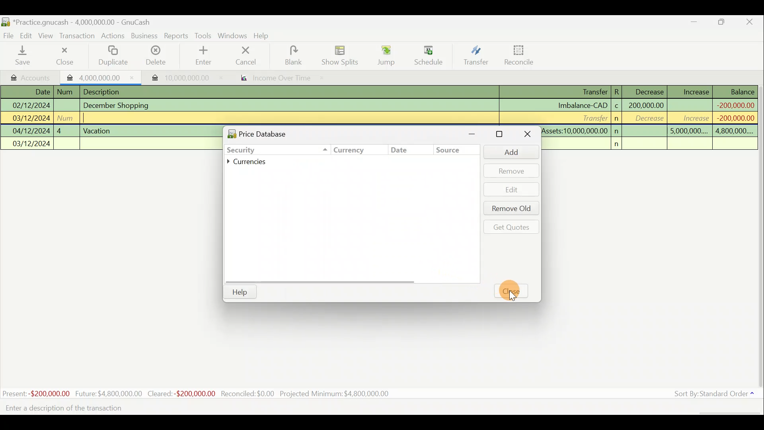 This screenshot has height=430, width=764. I want to click on n, so click(618, 131).